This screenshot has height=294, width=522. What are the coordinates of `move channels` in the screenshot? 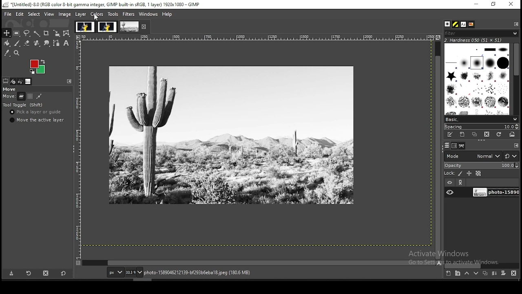 It's located at (30, 96).